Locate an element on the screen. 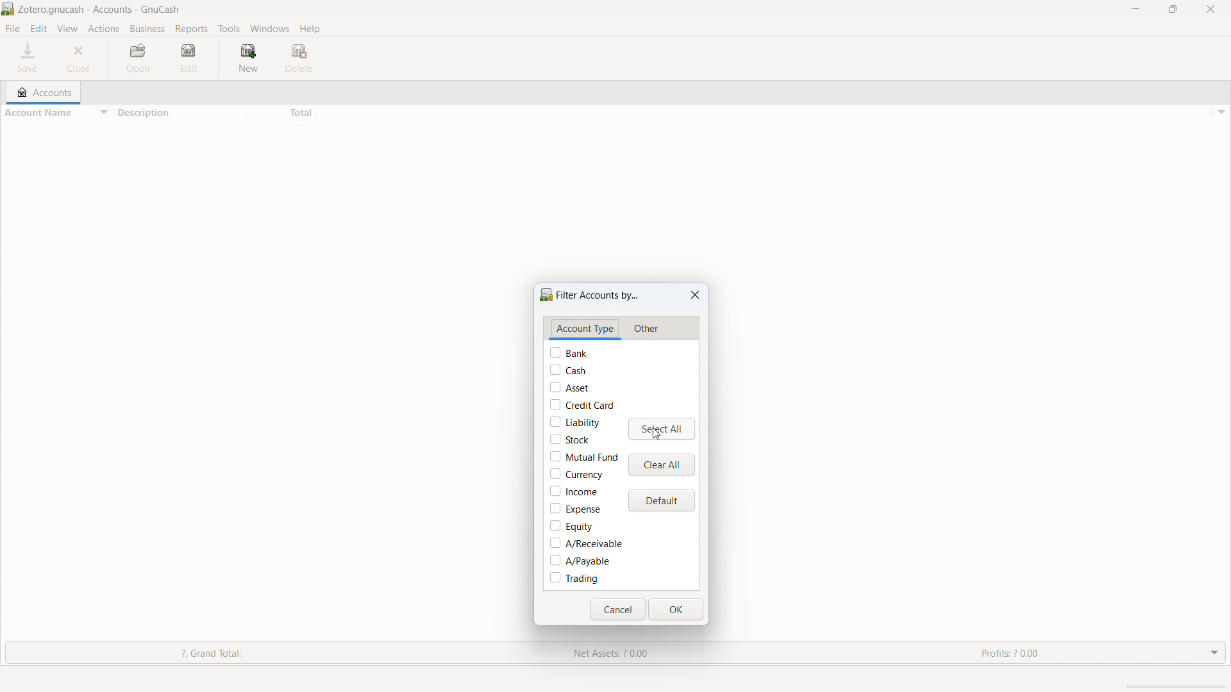  minimize is located at coordinates (1134, 10).